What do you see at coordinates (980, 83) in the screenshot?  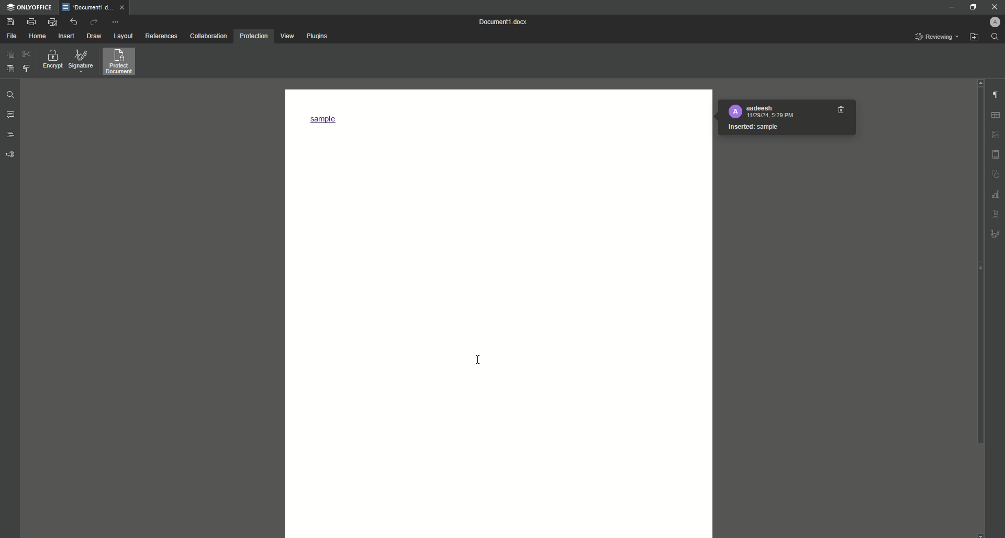 I see `scroll up` at bounding box center [980, 83].